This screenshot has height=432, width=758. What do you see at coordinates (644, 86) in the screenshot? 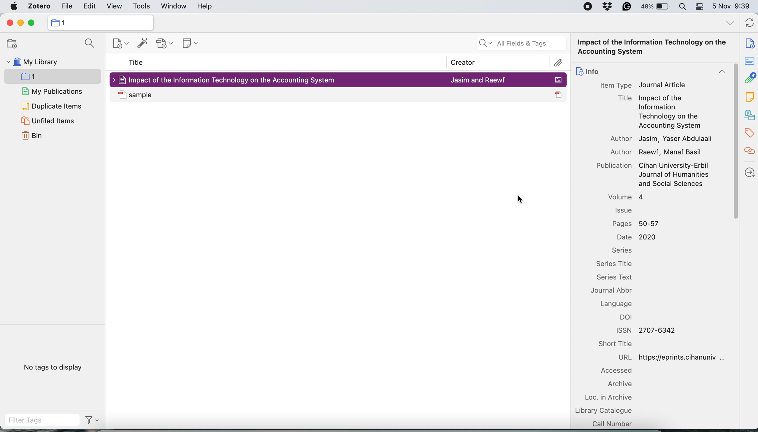
I see `Item Type Journal Article` at bounding box center [644, 86].